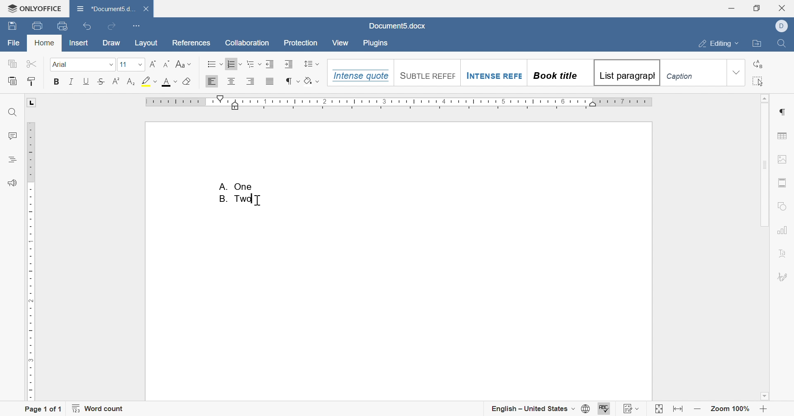 The height and width of the screenshot is (416, 794). What do you see at coordinates (32, 102) in the screenshot?
I see `L` at bounding box center [32, 102].